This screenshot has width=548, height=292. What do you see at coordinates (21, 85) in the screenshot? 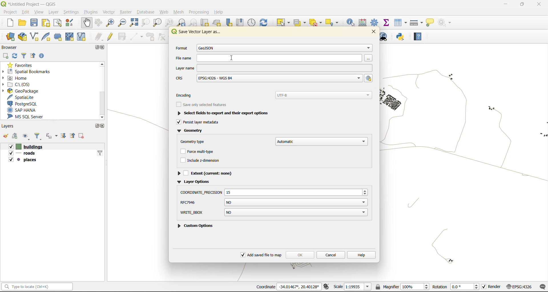
I see `c\:os` at bounding box center [21, 85].